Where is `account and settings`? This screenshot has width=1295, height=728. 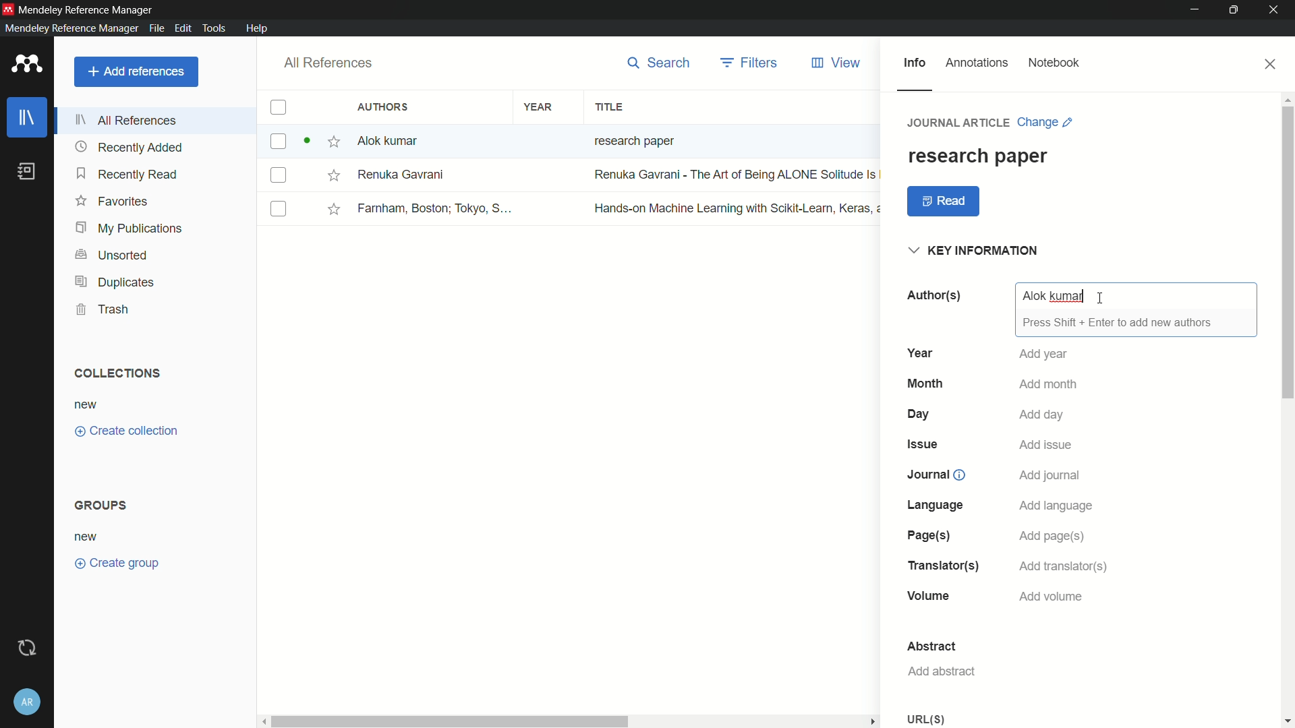
account and settings is located at coordinates (27, 702).